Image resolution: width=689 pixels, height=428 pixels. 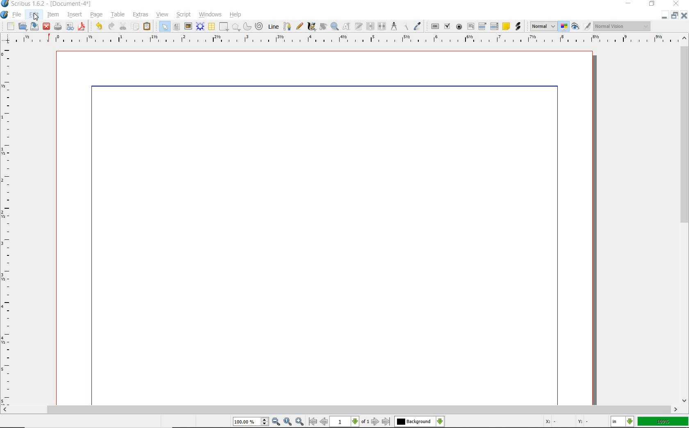 What do you see at coordinates (211, 27) in the screenshot?
I see `table` at bounding box center [211, 27].